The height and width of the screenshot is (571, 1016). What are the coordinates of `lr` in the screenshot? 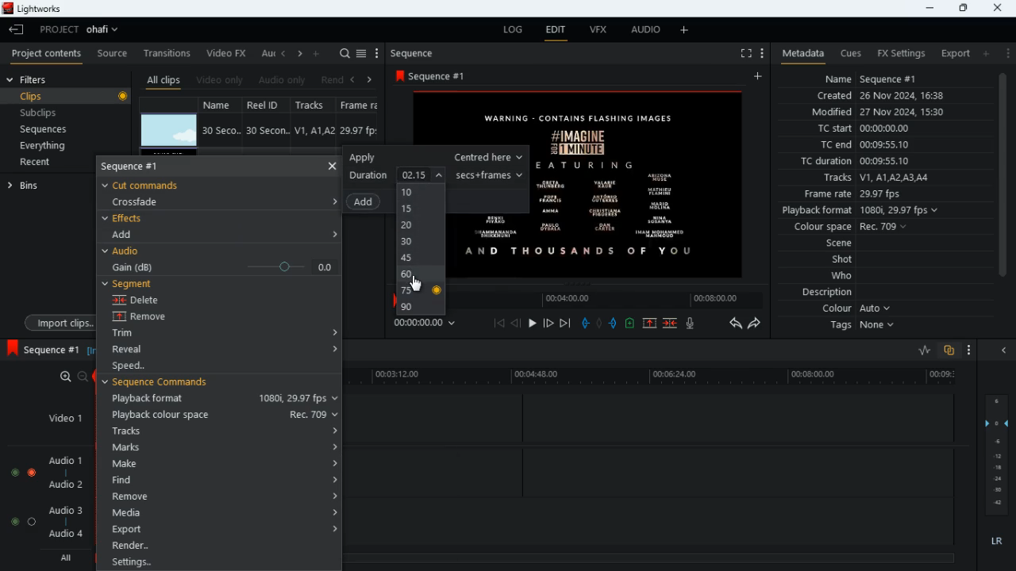 It's located at (999, 543).